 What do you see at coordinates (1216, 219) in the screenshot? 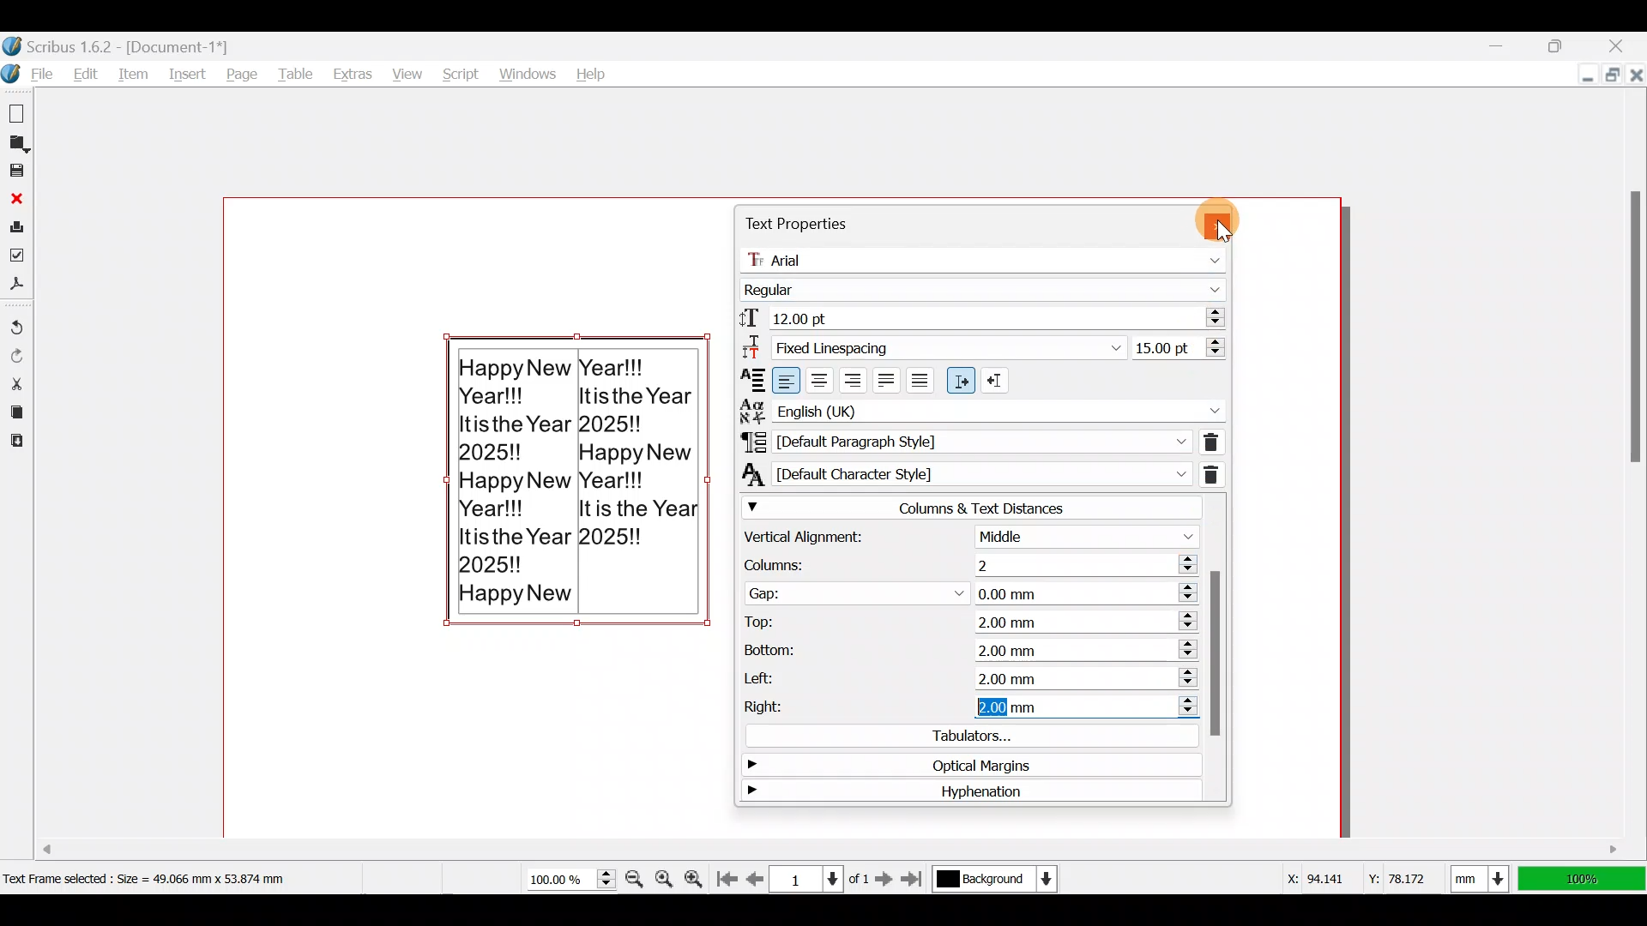
I see `Close` at bounding box center [1216, 219].